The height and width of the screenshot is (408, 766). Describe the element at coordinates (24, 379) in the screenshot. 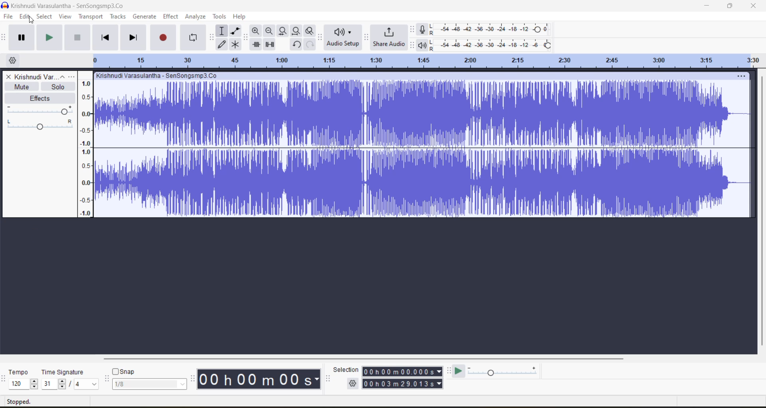

I see `tempo` at that location.